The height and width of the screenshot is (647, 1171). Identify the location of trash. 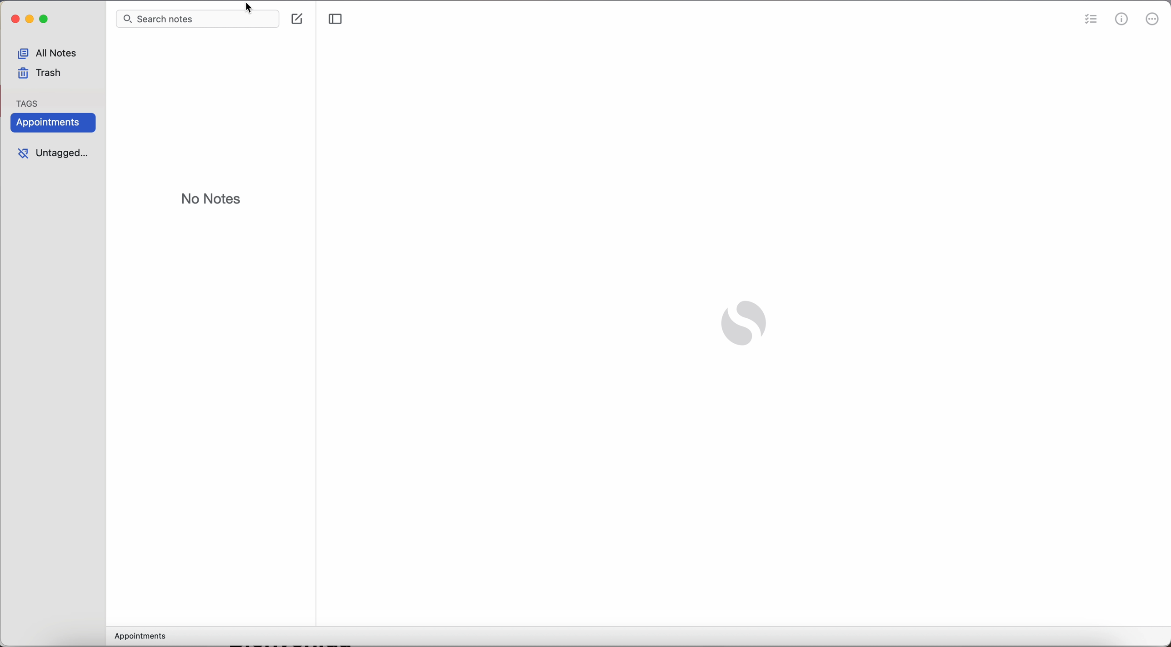
(40, 75).